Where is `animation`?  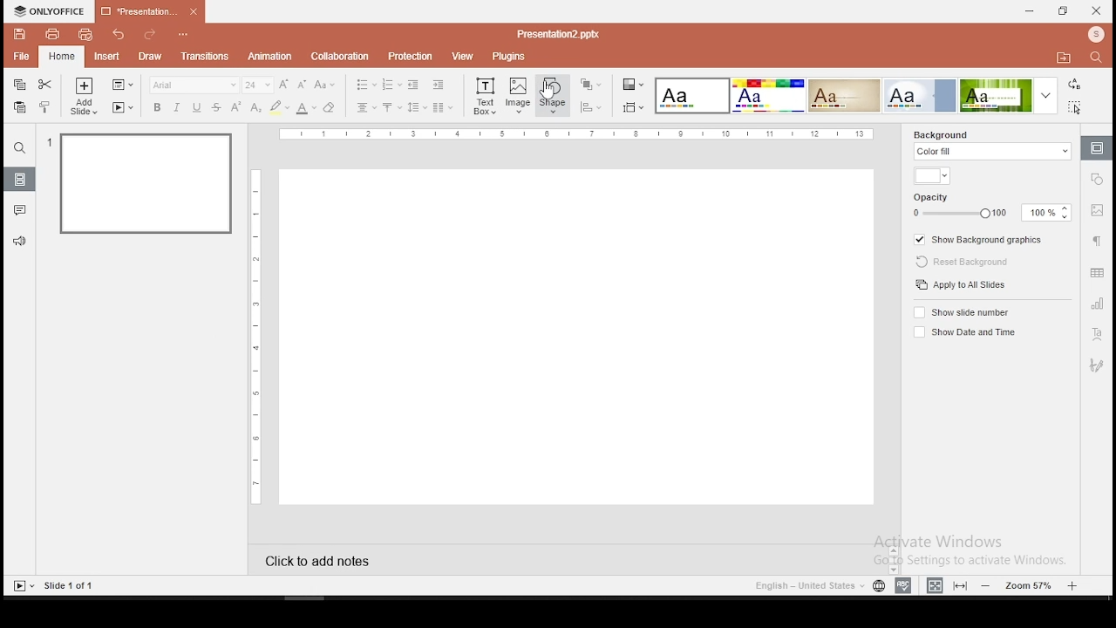
animation is located at coordinates (272, 57).